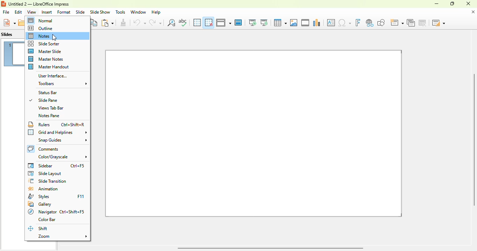 The image size is (477, 251). What do you see at coordinates (344, 23) in the screenshot?
I see `insert special characters` at bounding box center [344, 23].